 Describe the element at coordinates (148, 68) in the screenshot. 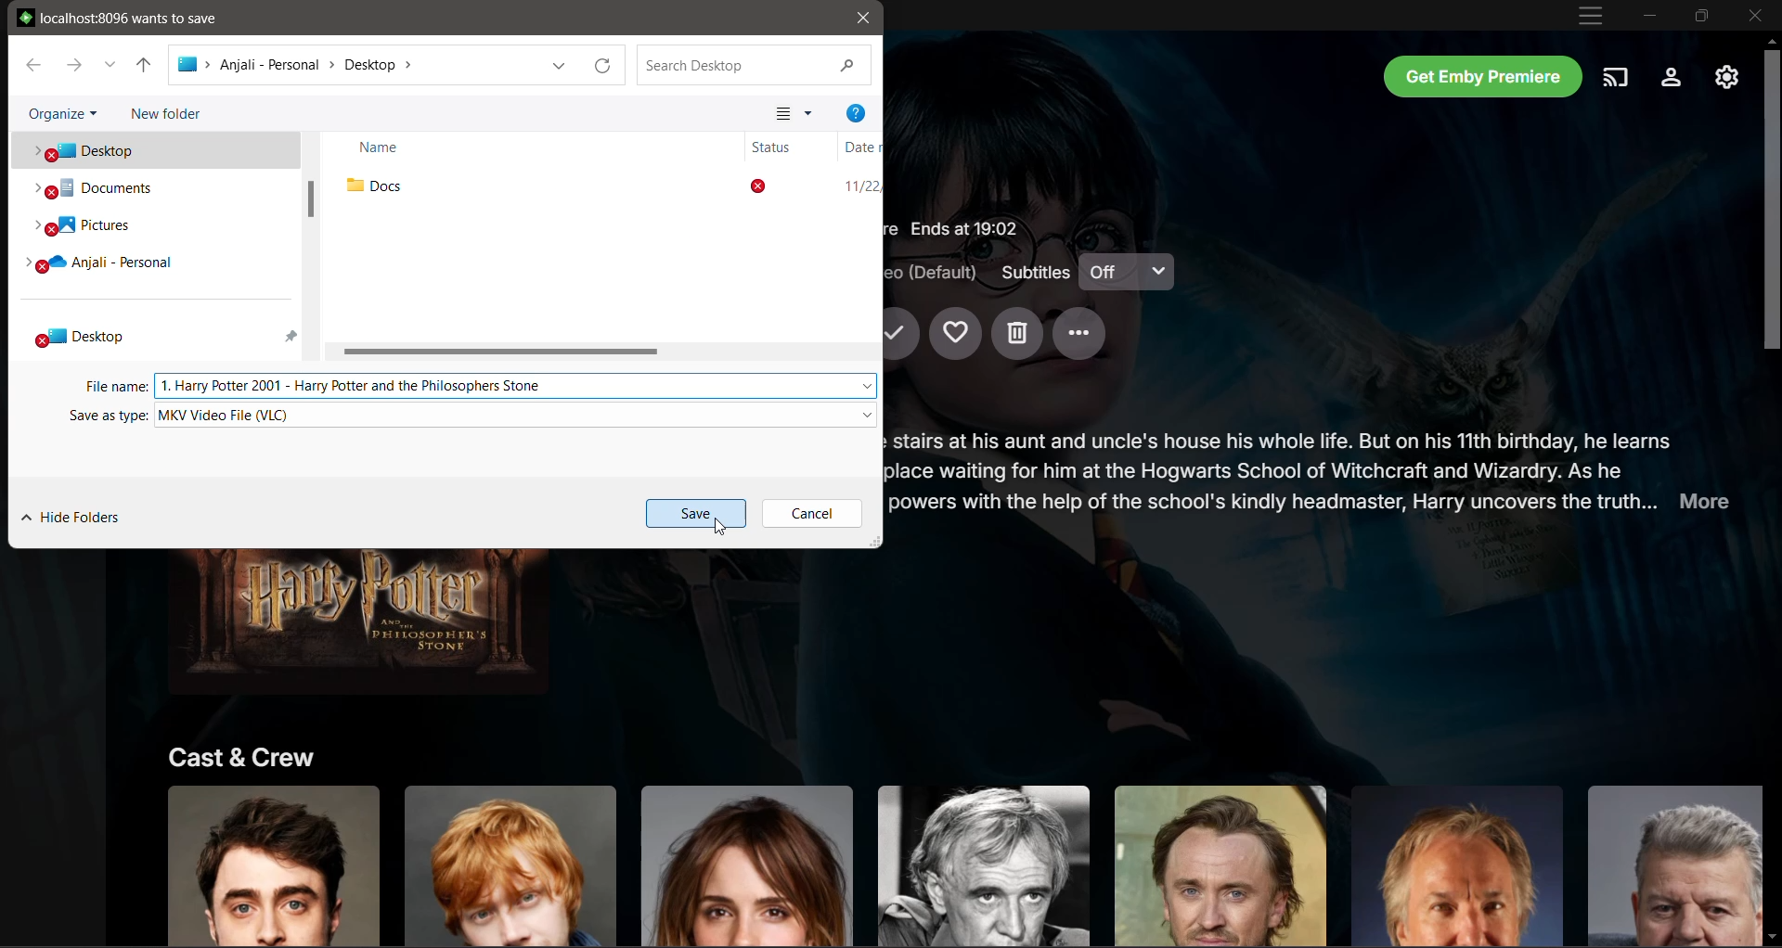

I see `Up one level` at that location.